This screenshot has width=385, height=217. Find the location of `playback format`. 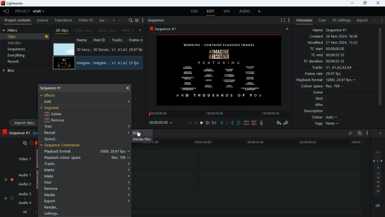

playback format is located at coordinates (86, 152).